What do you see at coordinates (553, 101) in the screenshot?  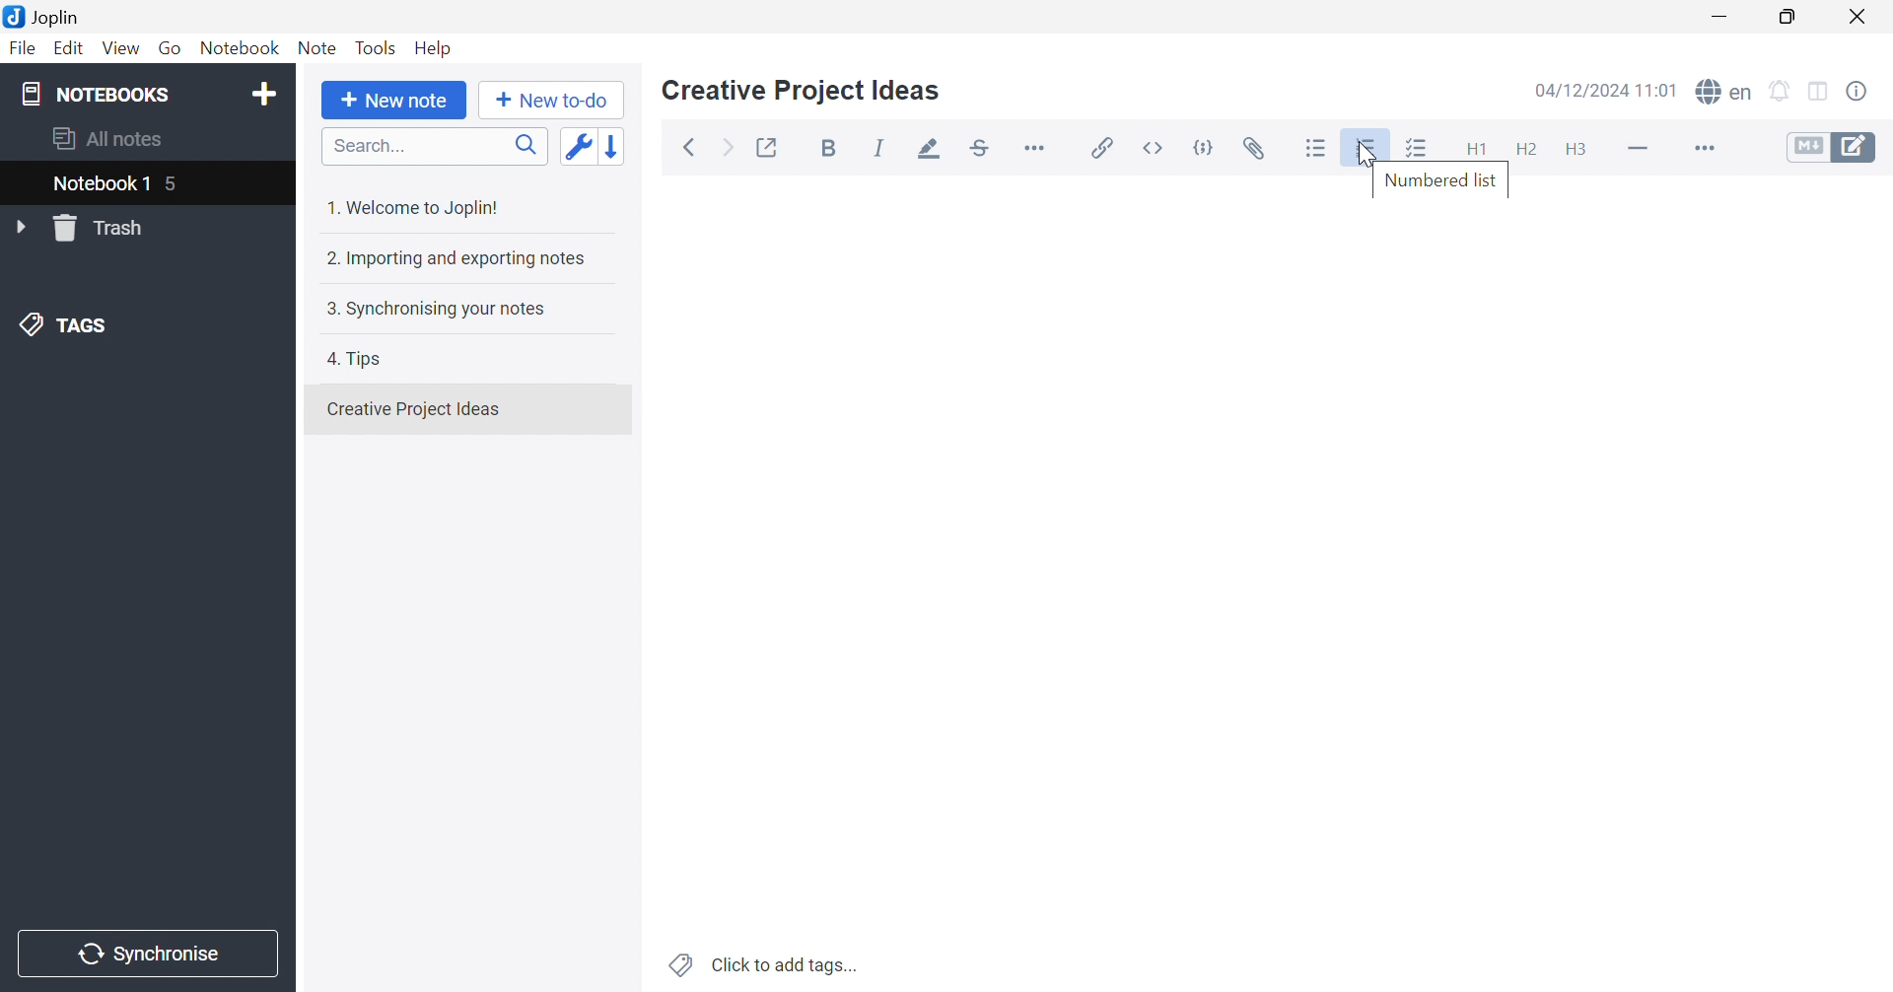 I see `New to-do` at bounding box center [553, 101].